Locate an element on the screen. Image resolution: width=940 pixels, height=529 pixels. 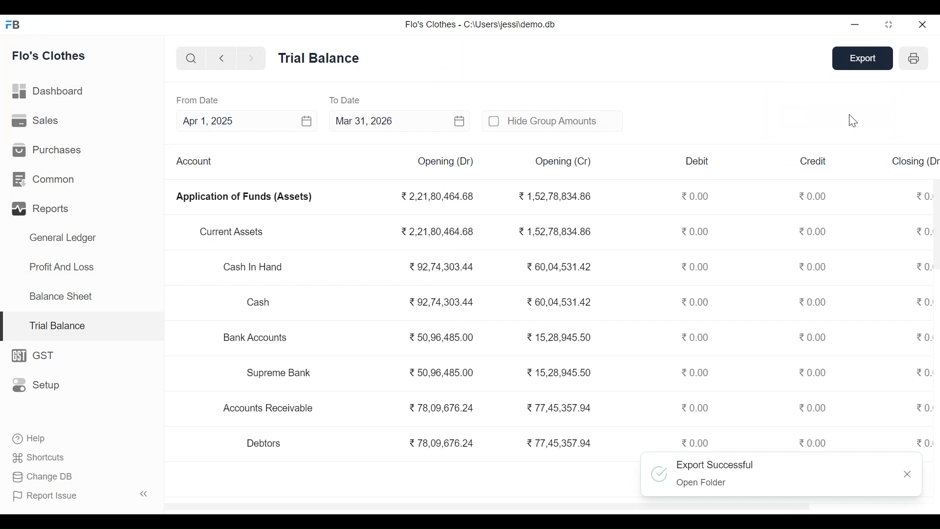
0.00 is located at coordinates (922, 373).